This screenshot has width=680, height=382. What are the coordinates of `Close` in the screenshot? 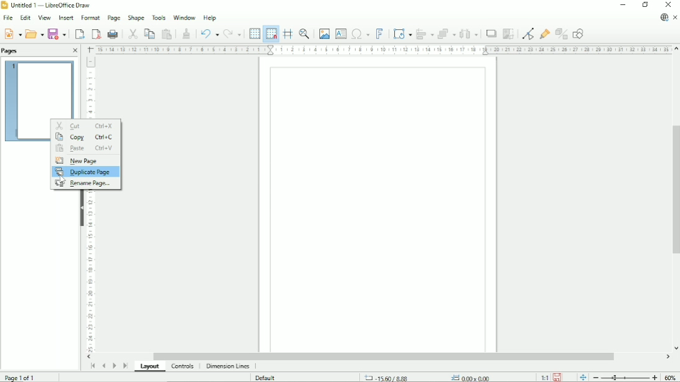 It's located at (75, 51).